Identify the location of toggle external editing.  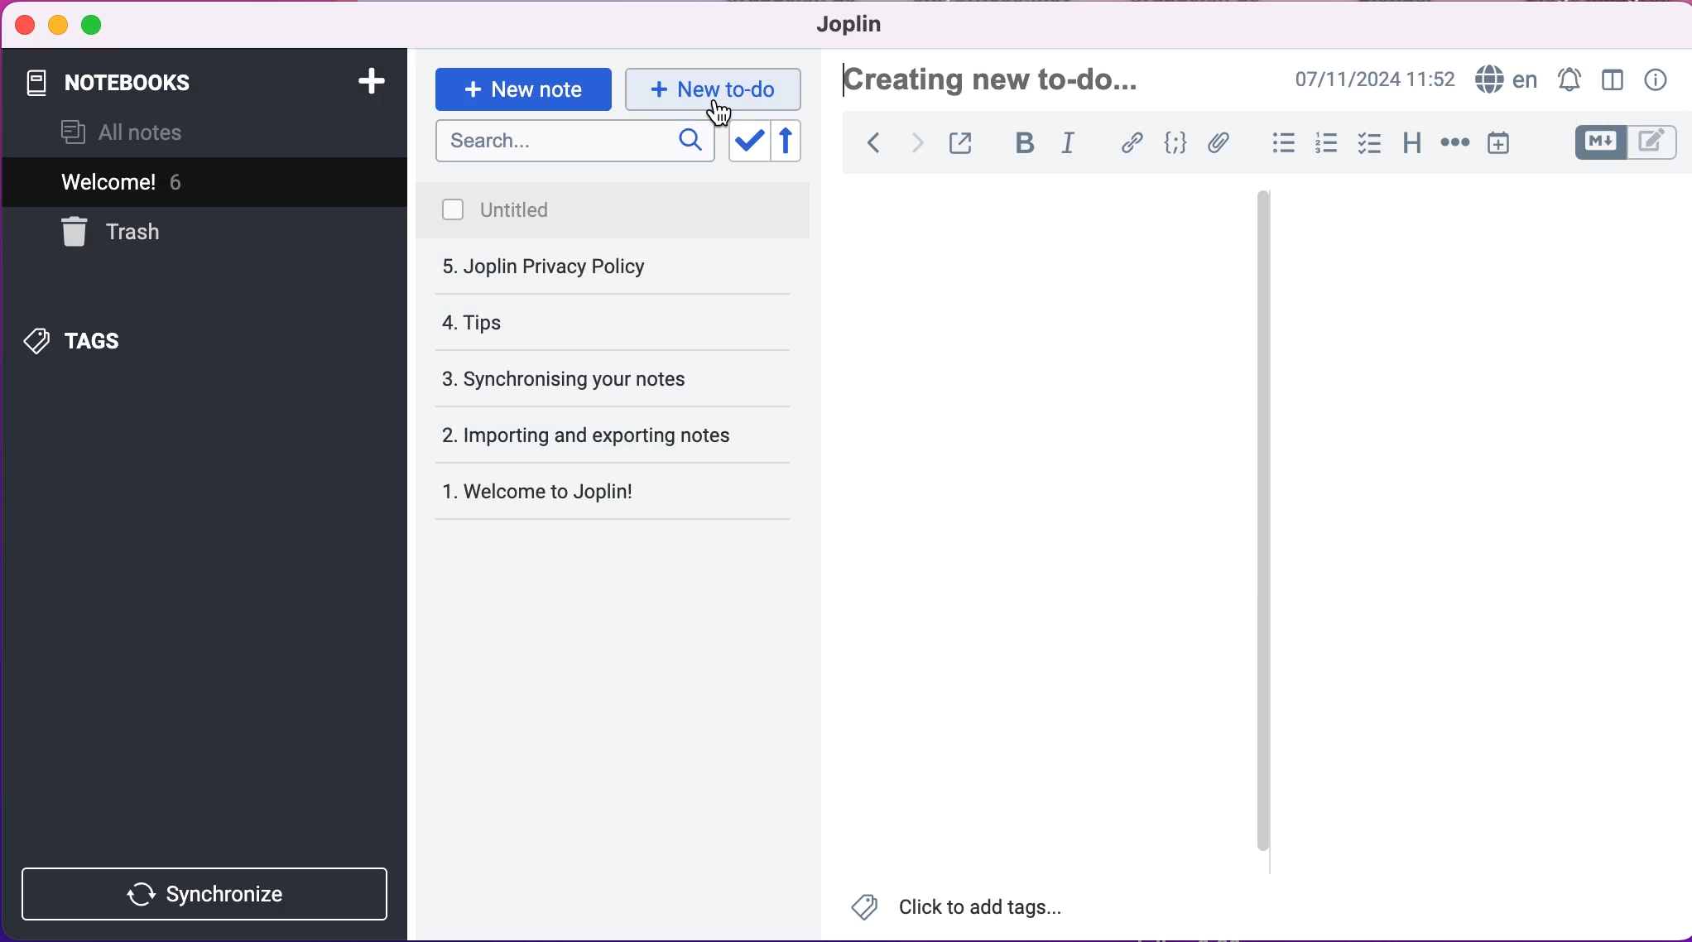
(961, 146).